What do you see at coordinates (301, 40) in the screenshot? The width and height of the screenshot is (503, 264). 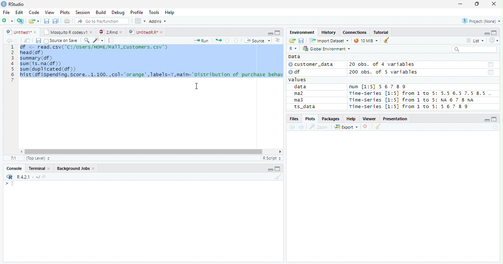 I see `Save` at bounding box center [301, 40].